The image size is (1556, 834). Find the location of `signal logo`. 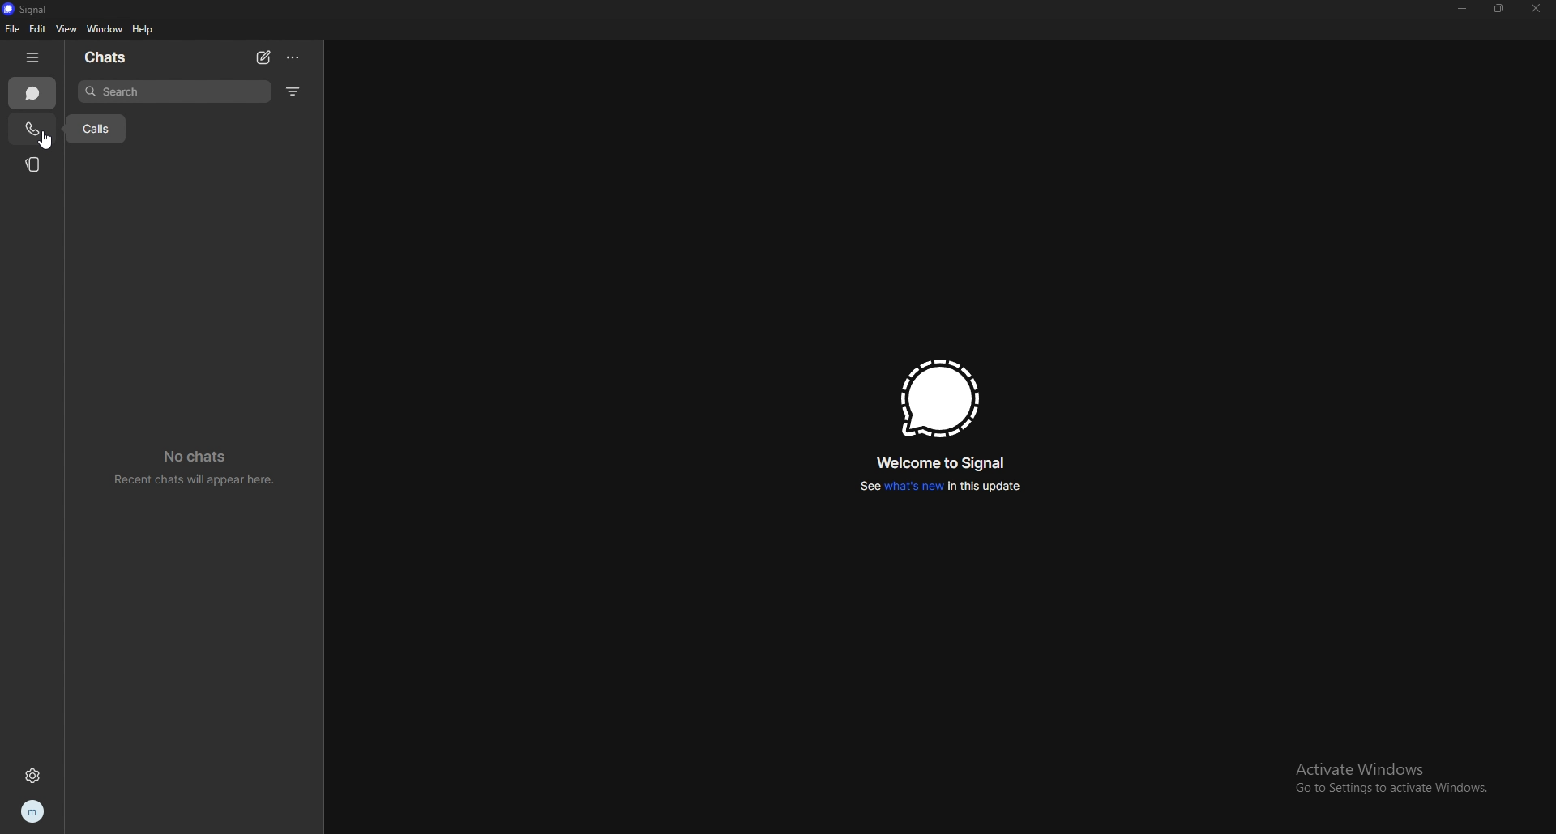

signal logo is located at coordinates (939, 398).